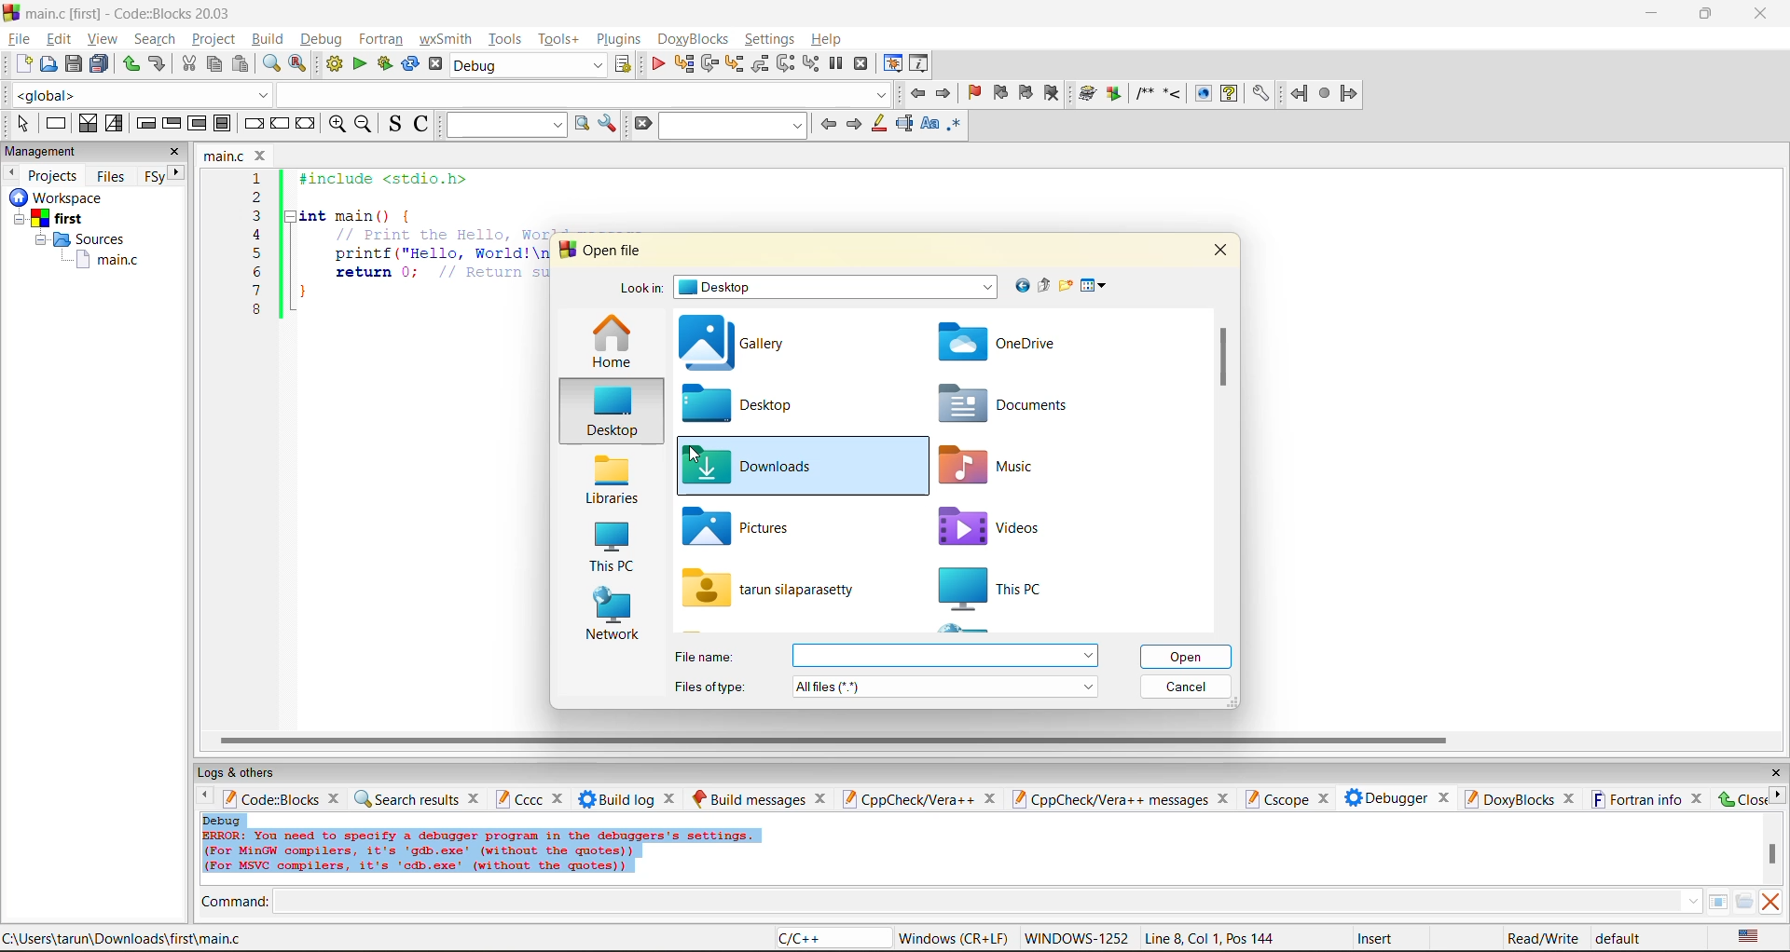 This screenshot has width=1790, height=952. I want to click on Fsy, so click(153, 177).